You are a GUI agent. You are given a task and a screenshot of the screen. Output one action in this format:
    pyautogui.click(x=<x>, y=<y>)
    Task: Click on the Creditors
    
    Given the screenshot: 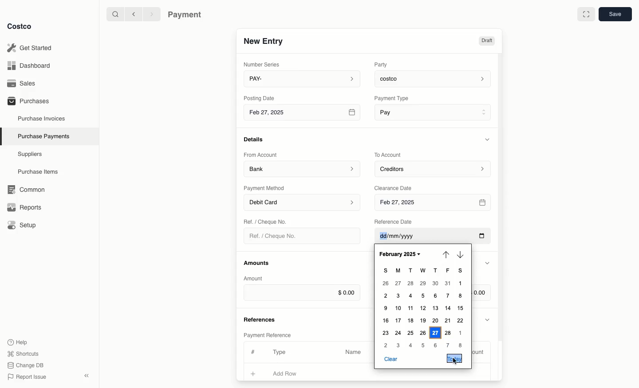 What is the action you would take?
    pyautogui.click(x=434, y=168)
    